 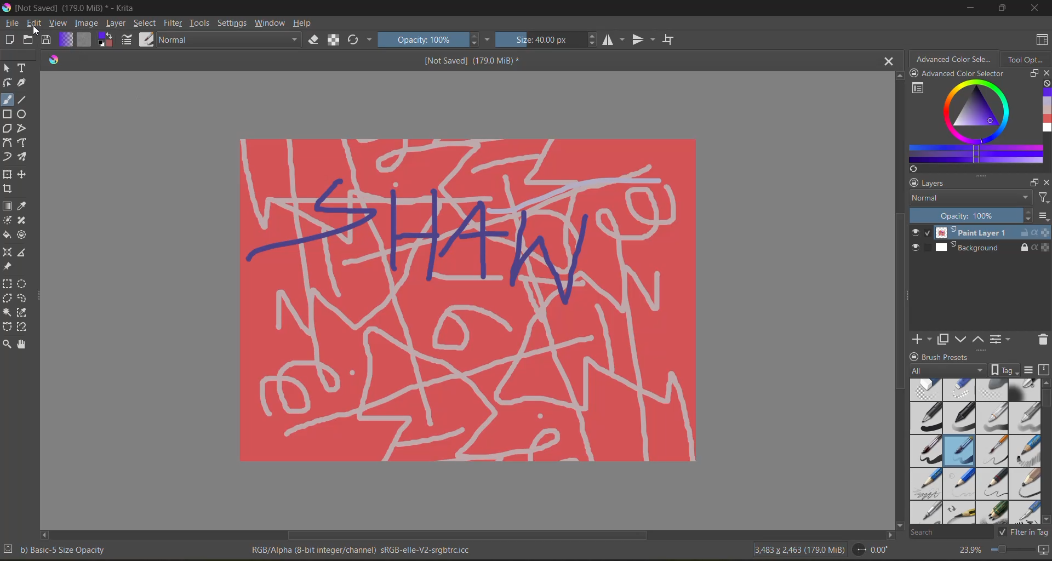 I want to click on open, so click(x=29, y=40).